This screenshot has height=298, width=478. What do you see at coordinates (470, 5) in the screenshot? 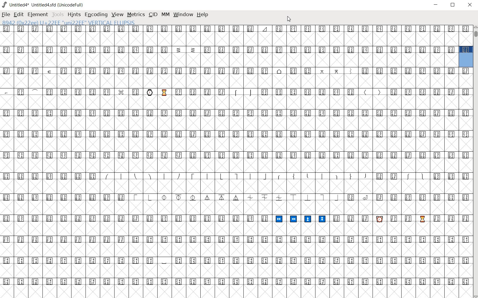
I see `CLOSE` at bounding box center [470, 5].